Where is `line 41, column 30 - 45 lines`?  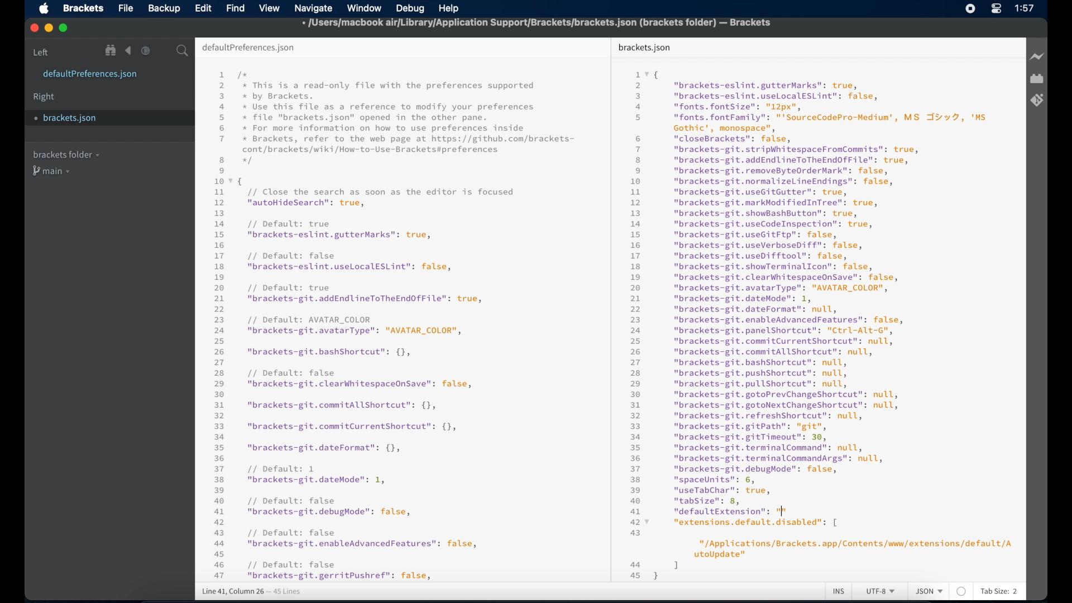 line 41, column 30 - 45 lines is located at coordinates (251, 592).